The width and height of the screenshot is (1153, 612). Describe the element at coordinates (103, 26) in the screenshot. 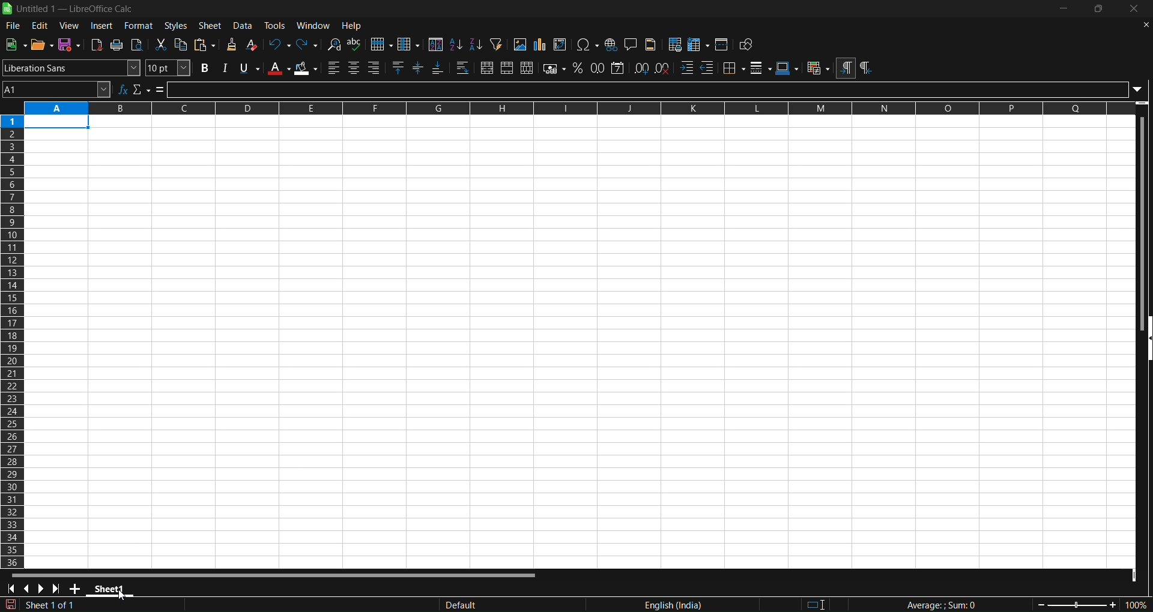

I see `insert` at that location.